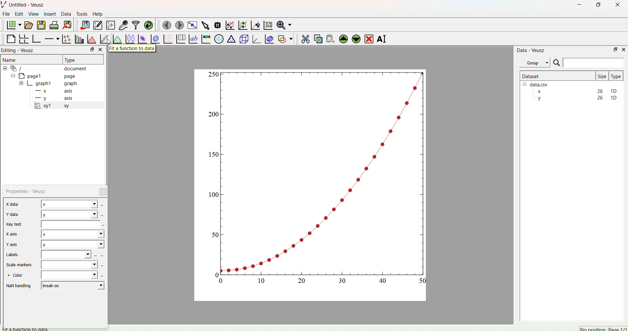 The width and height of the screenshot is (628, 331). What do you see at coordinates (12, 244) in the screenshot?
I see `Y axis` at bounding box center [12, 244].